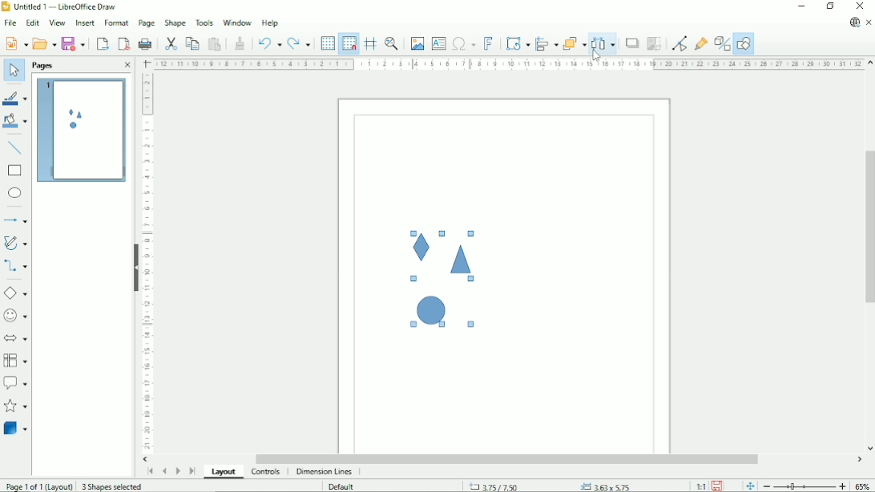 The image size is (875, 492). Describe the element at coordinates (868, 226) in the screenshot. I see `Vertical scrollbar` at that location.